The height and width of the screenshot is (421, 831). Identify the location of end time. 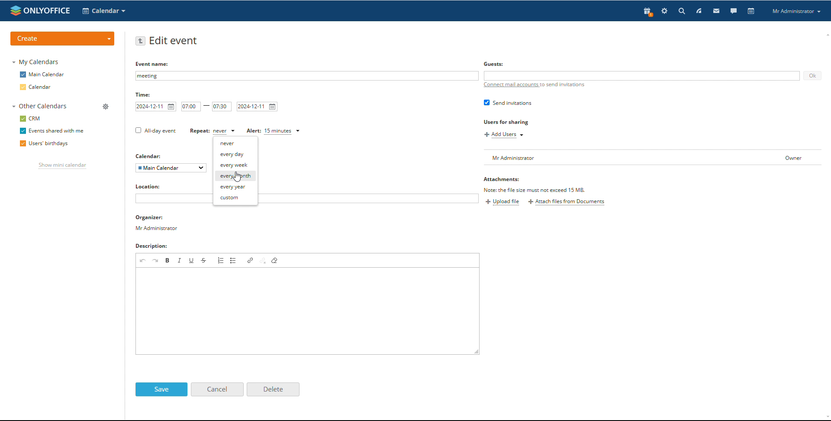
(222, 107).